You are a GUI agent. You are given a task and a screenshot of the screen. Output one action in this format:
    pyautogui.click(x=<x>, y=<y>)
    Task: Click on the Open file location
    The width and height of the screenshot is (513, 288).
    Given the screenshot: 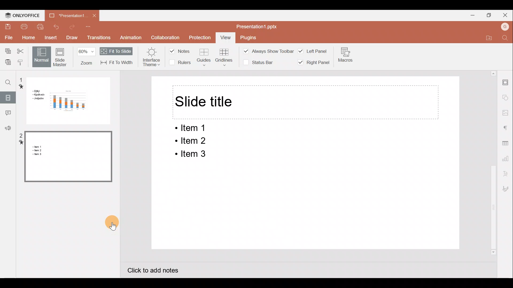 What is the action you would take?
    pyautogui.click(x=488, y=38)
    